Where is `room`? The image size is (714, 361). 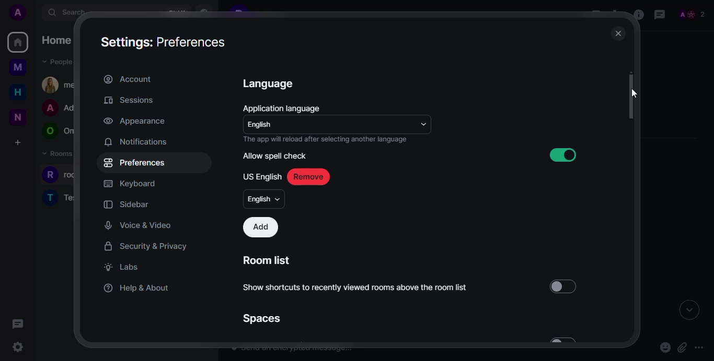 room is located at coordinates (60, 197).